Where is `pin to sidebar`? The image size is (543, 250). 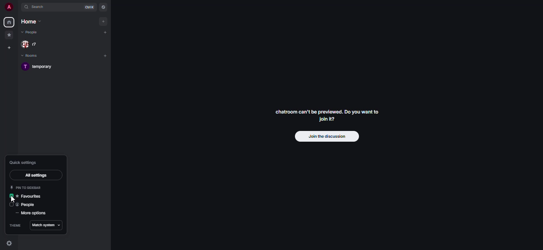
pin to sidebar is located at coordinates (27, 187).